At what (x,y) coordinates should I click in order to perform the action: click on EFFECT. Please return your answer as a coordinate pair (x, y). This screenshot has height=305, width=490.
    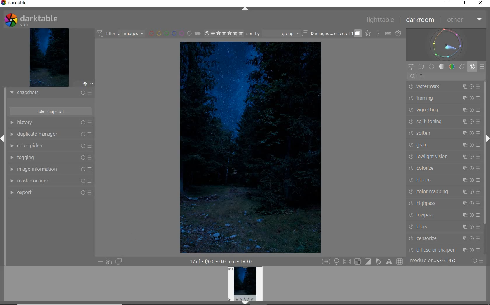
    Looking at the image, I should click on (473, 67).